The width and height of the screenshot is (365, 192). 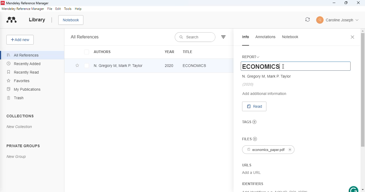 What do you see at coordinates (248, 85) in the screenshot?
I see `(2020)` at bounding box center [248, 85].